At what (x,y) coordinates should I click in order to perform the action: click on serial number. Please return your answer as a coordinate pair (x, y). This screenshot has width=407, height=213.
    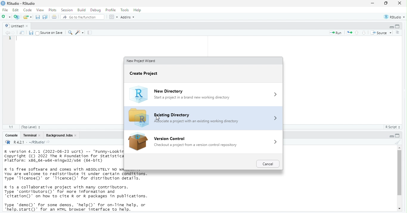
    Looking at the image, I should click on (10, 40).